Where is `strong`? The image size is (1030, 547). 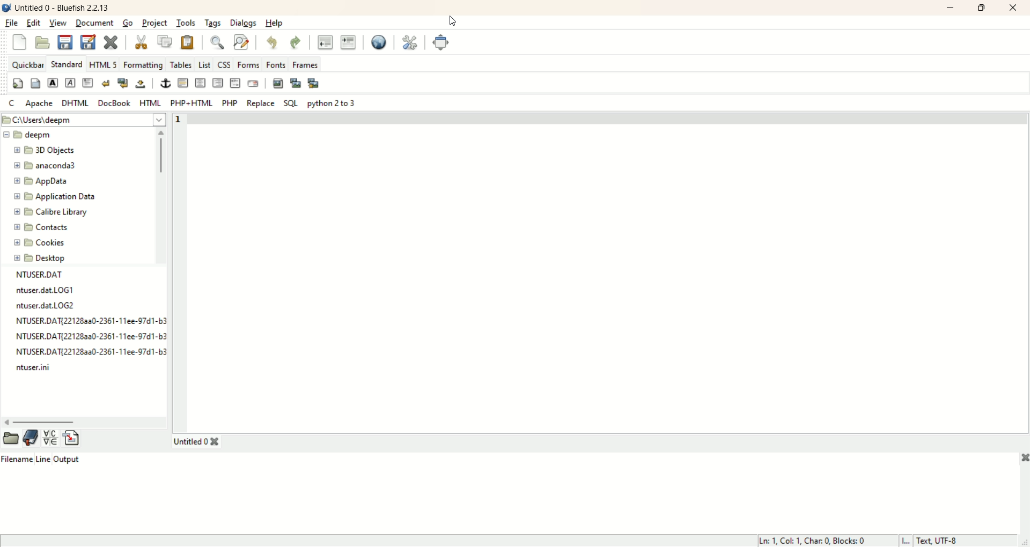 strong is located at coordinates (53, 83).